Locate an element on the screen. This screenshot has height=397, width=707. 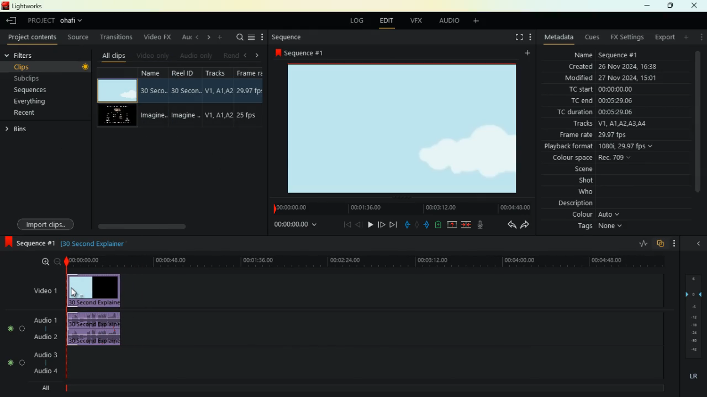
video is located at coordinates (117, 88).